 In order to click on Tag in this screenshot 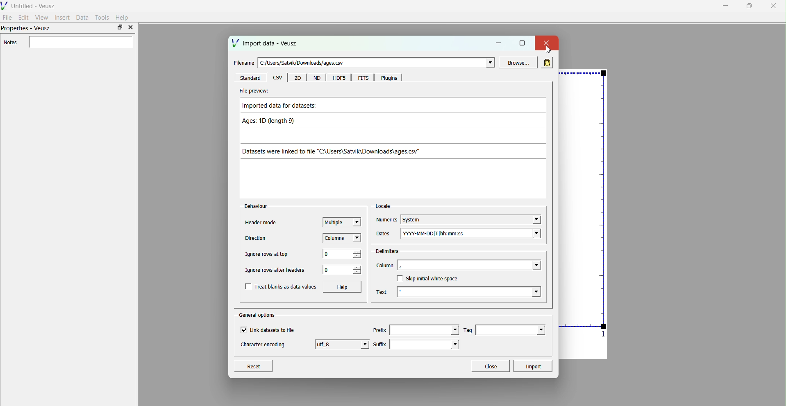, I will do `click(468, 330)`.